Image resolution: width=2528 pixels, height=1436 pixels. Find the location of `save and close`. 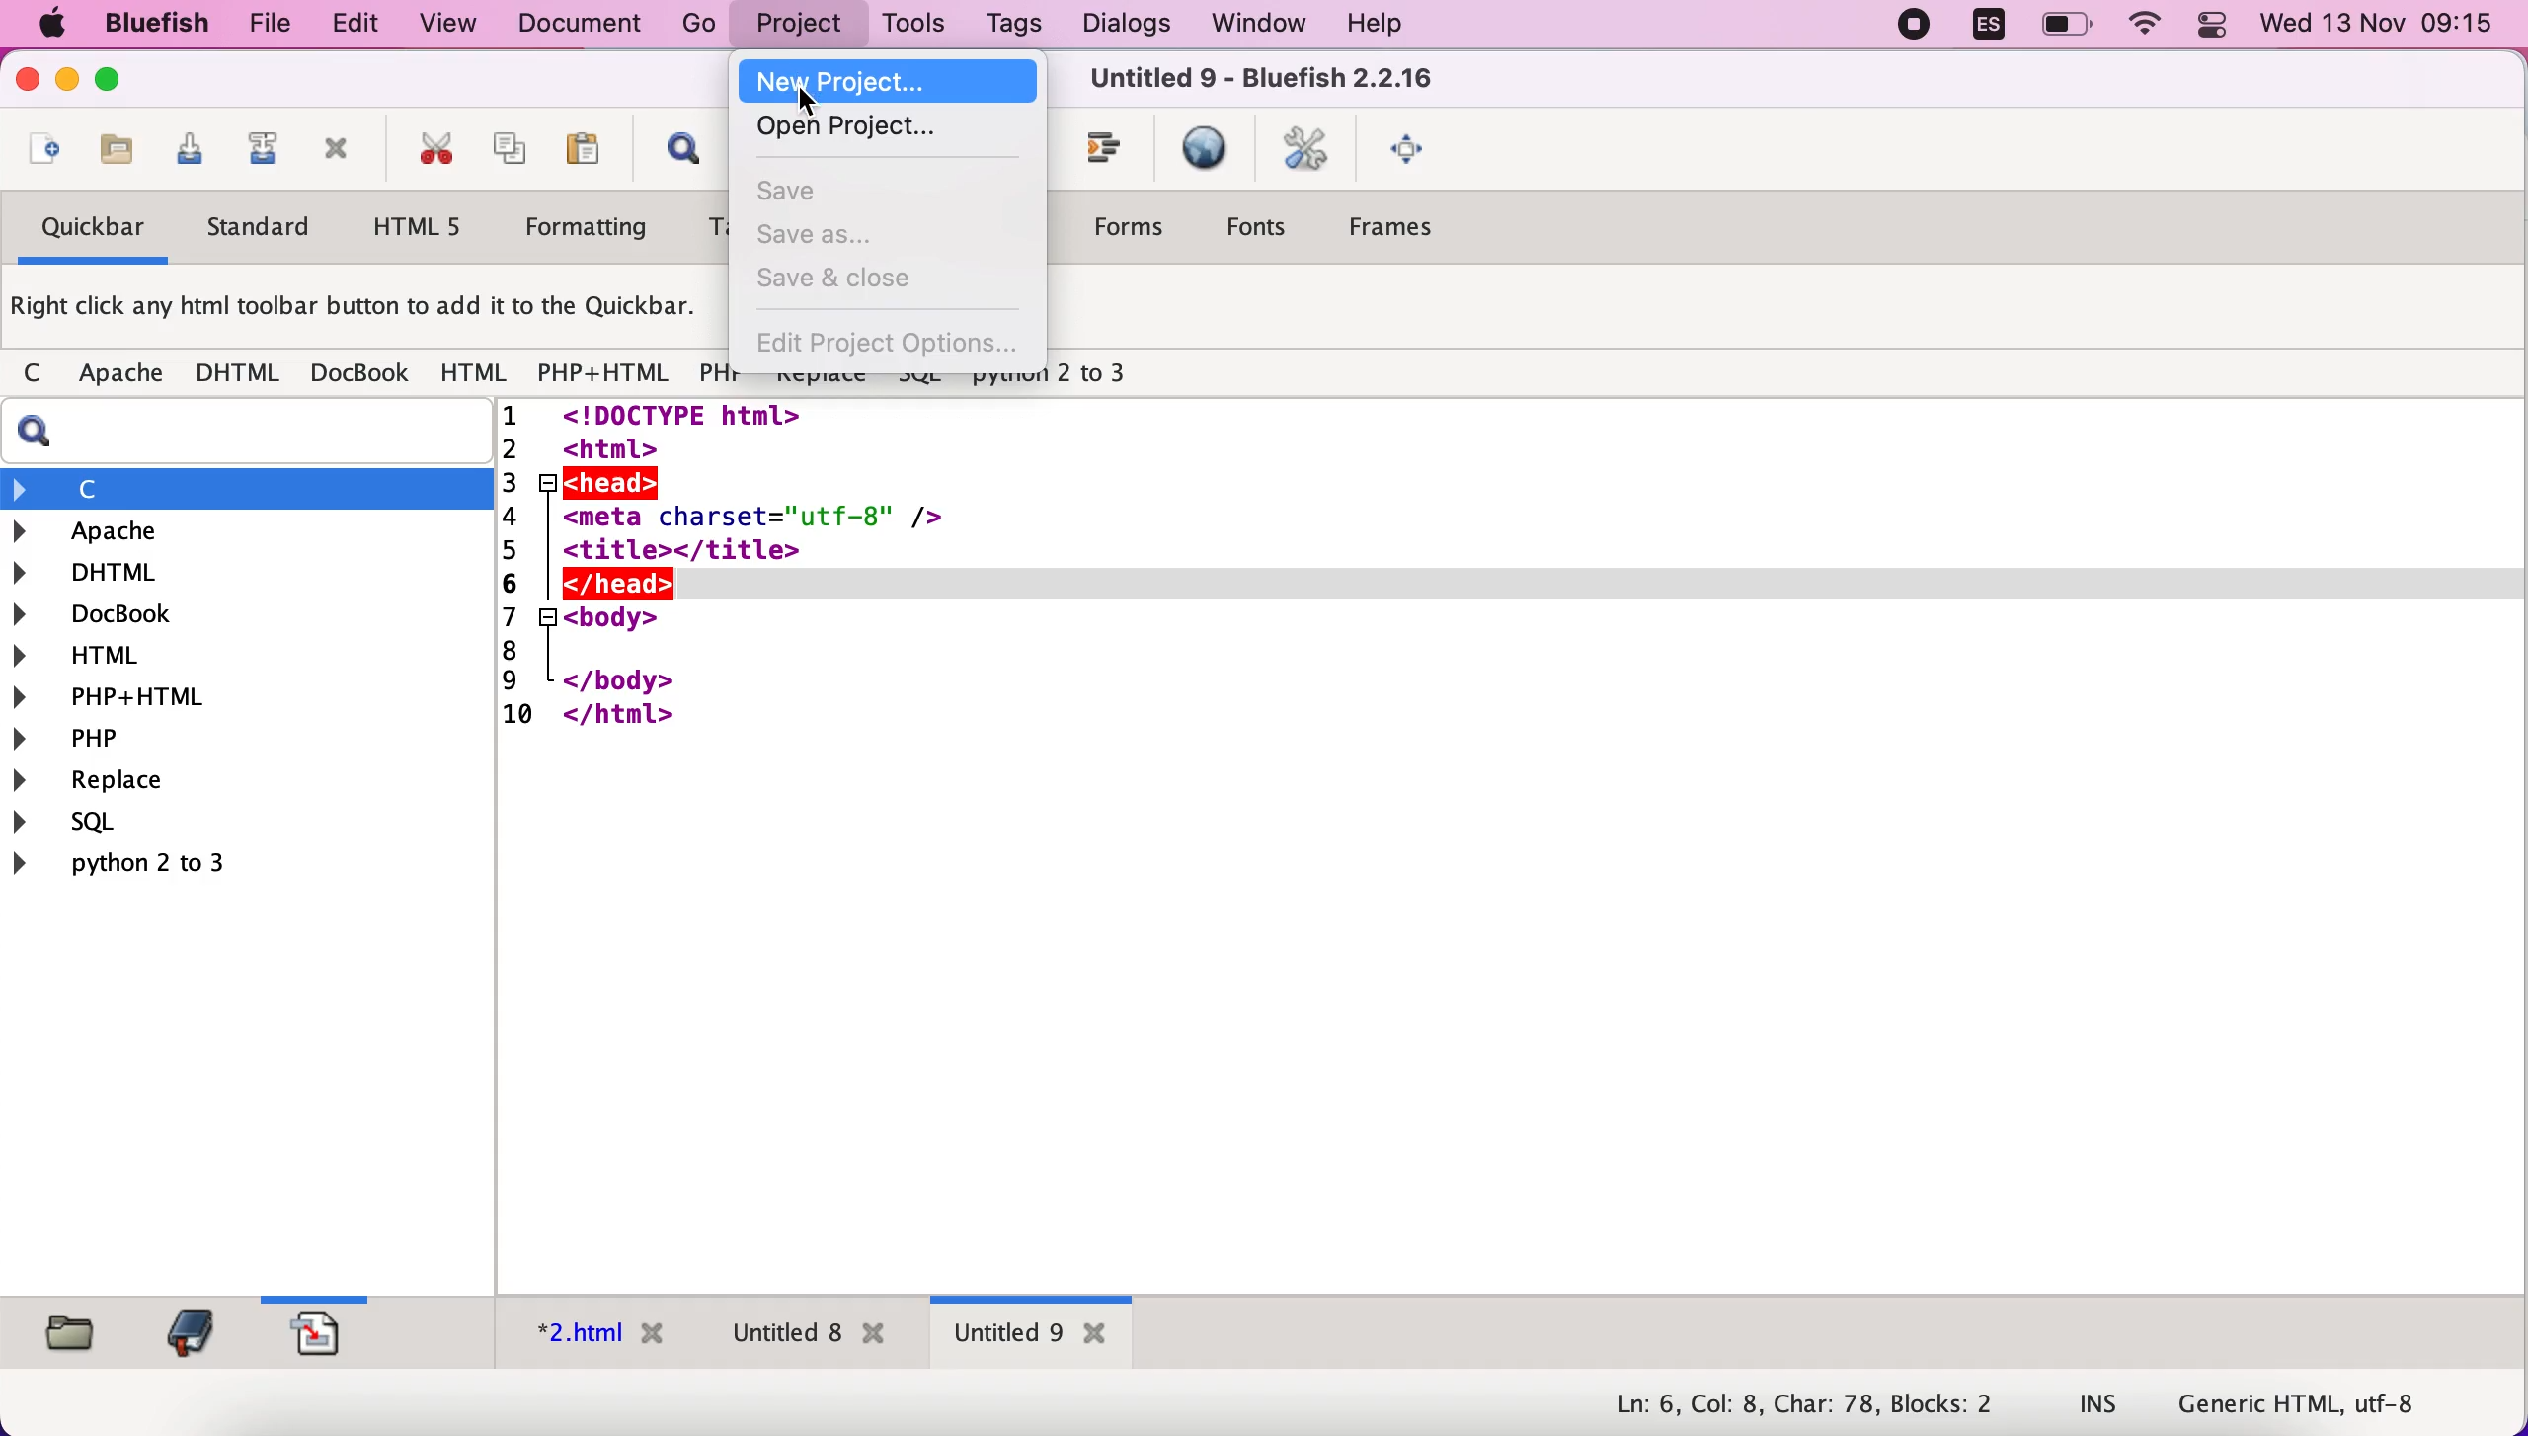

save and close is located at coordinates (848, 283).